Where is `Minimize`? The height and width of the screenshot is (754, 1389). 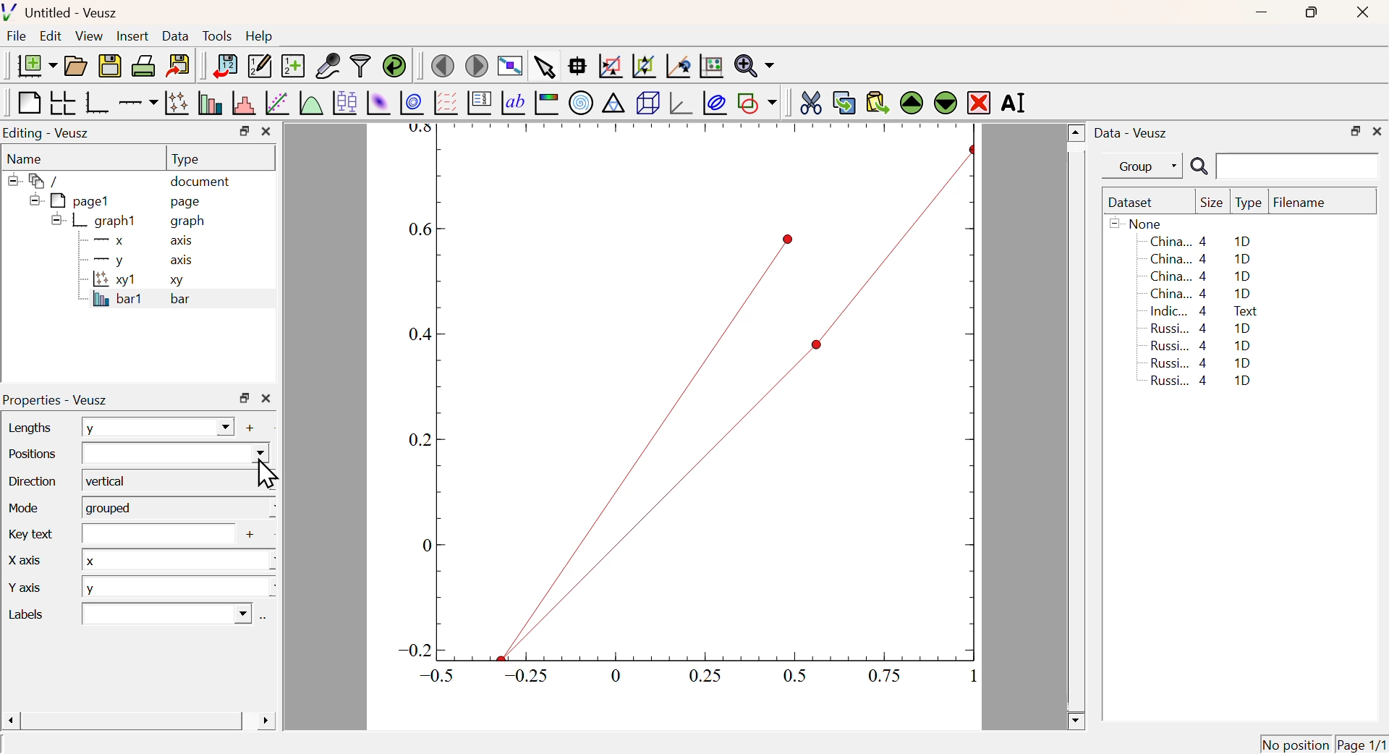 Minimize is located at coordinates (1262, 13).